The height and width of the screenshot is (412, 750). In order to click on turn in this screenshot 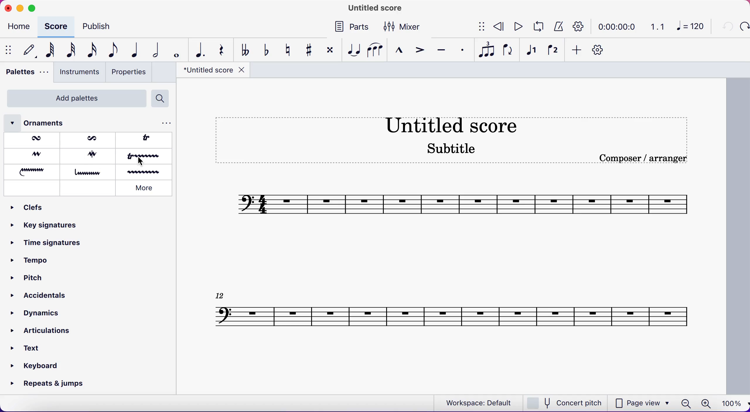, I will do `click(31, 156)`.